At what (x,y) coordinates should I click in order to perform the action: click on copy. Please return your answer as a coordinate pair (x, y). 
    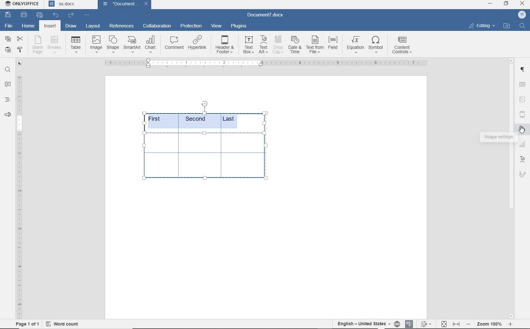
    Looking at the image, I should click on (8, 39).